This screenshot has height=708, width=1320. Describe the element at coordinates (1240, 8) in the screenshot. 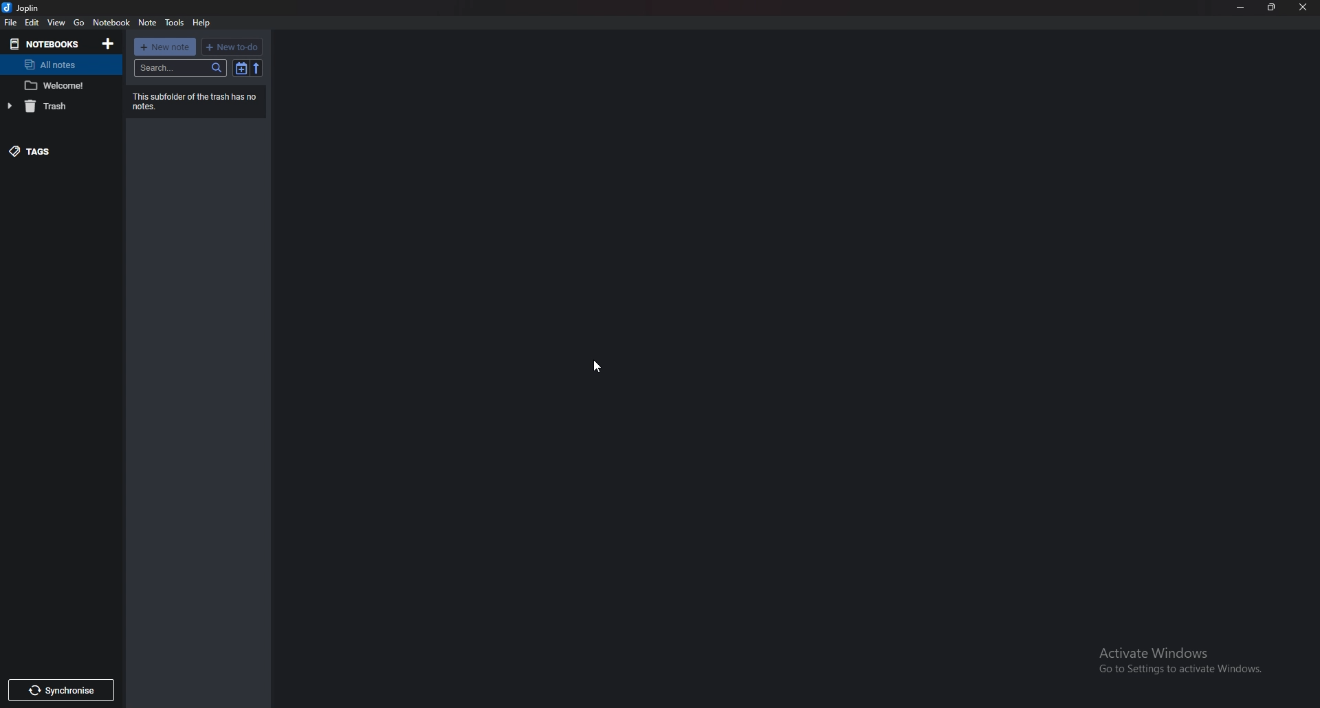

I see `Minimize` at that location.